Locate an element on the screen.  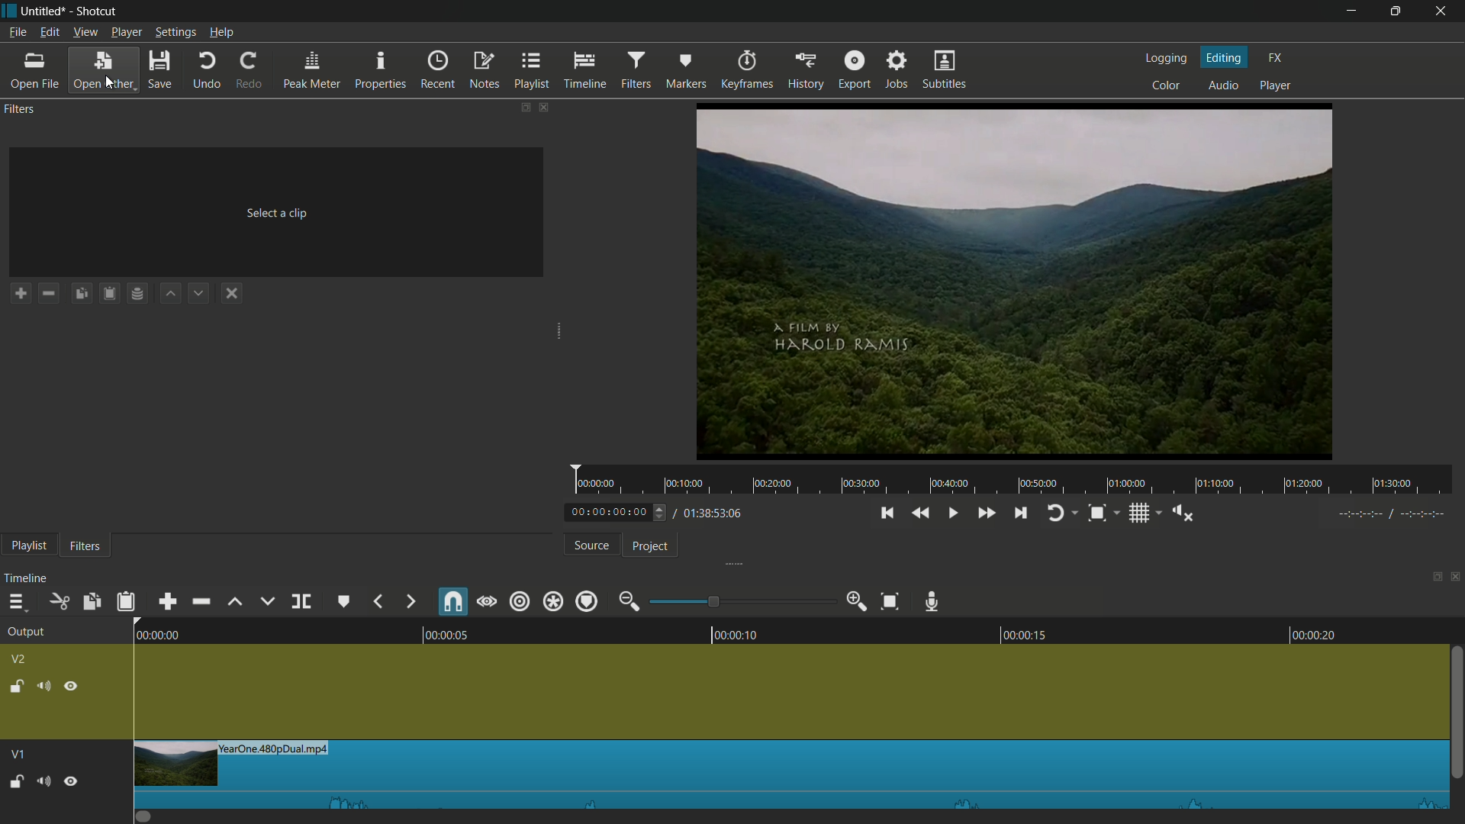
cursor is located at coordinates (108, 84).